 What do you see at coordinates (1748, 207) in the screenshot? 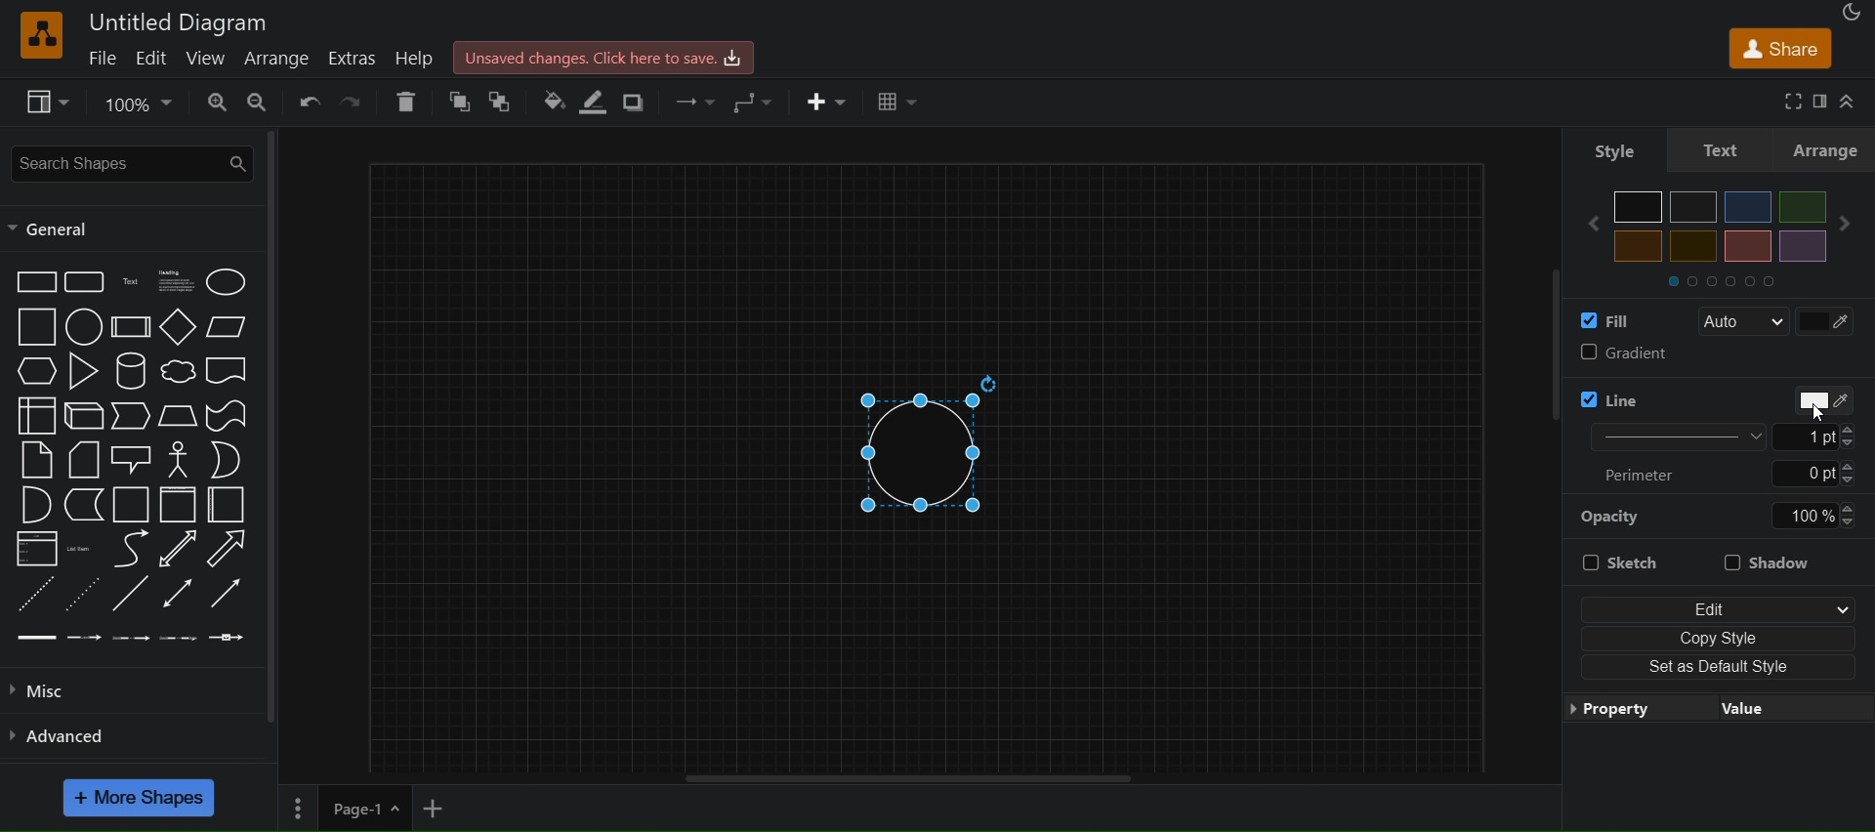
I see `blue color` at bounding box center [1748, 207].